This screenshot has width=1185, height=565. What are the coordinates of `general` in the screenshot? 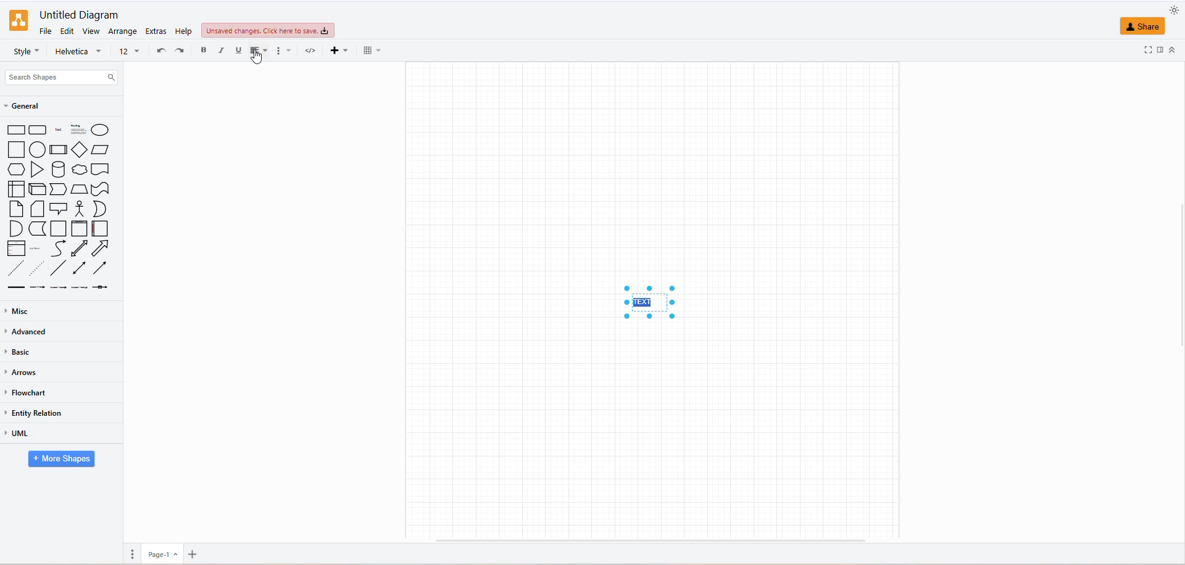 It's located at (32, 107).